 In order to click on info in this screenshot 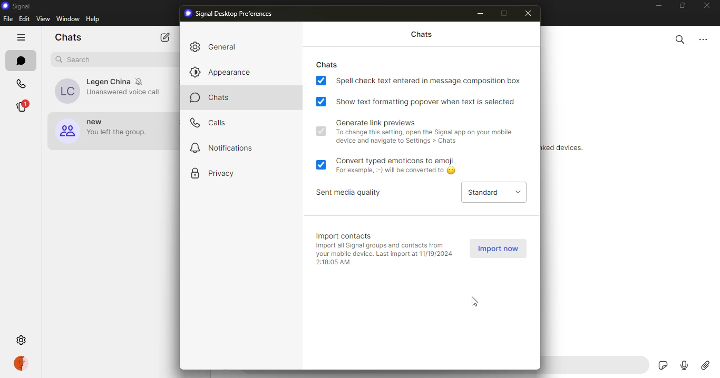, I will do `click(424, 137)`.